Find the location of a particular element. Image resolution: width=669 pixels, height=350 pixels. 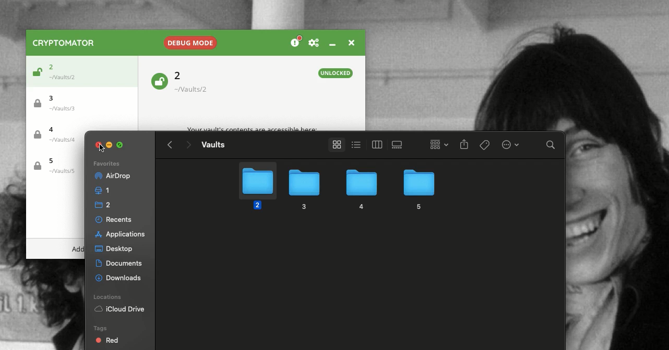

View 1 is located at coordinates (355, 144).